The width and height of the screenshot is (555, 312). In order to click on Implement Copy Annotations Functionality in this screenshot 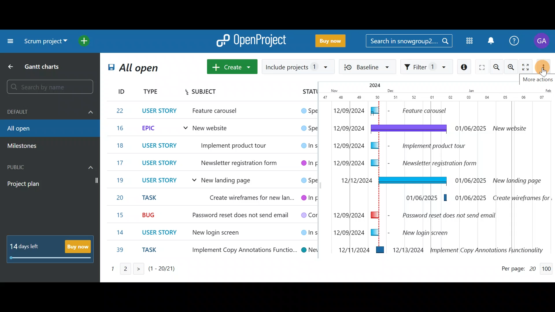, I will do `click(240, 249)`.